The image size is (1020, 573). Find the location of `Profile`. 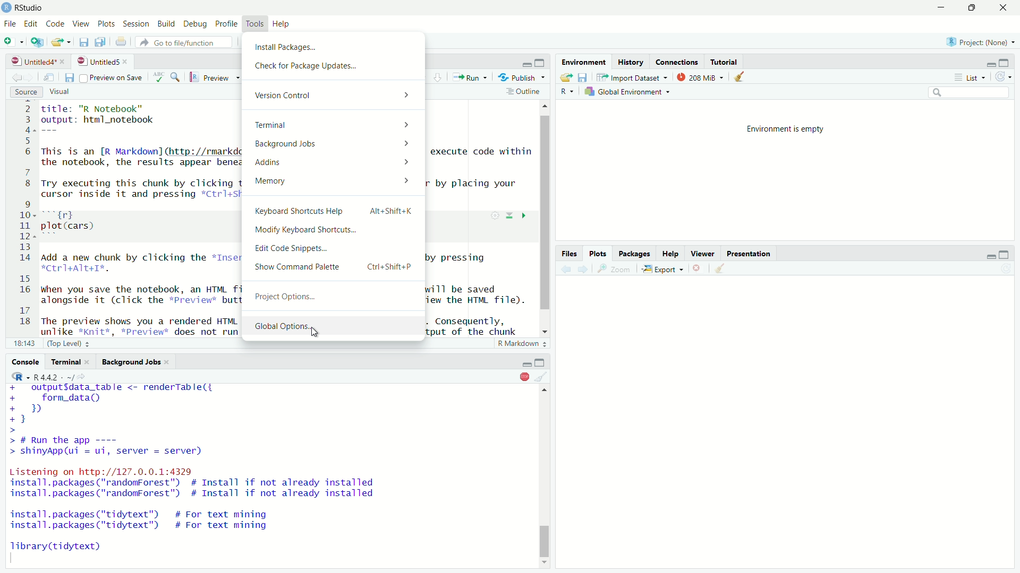

Profile is located at coordinates (226, 24).